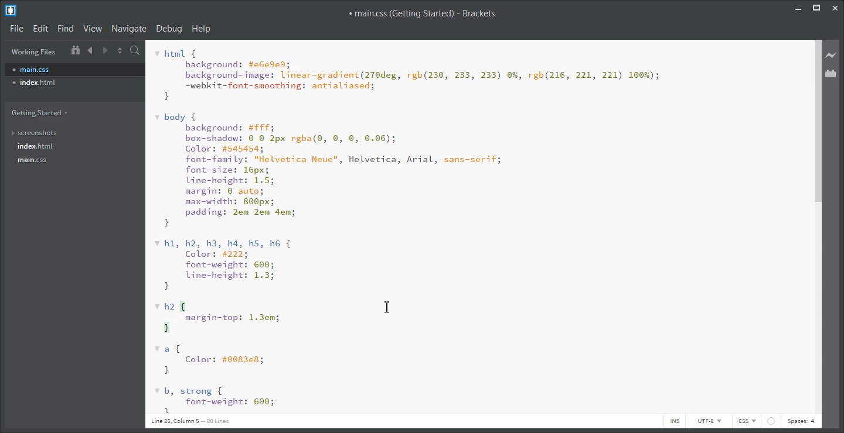  What do you see at coordinates (674, 421) in the screenshot?
I see `INS` at bounding box center [674, 421].